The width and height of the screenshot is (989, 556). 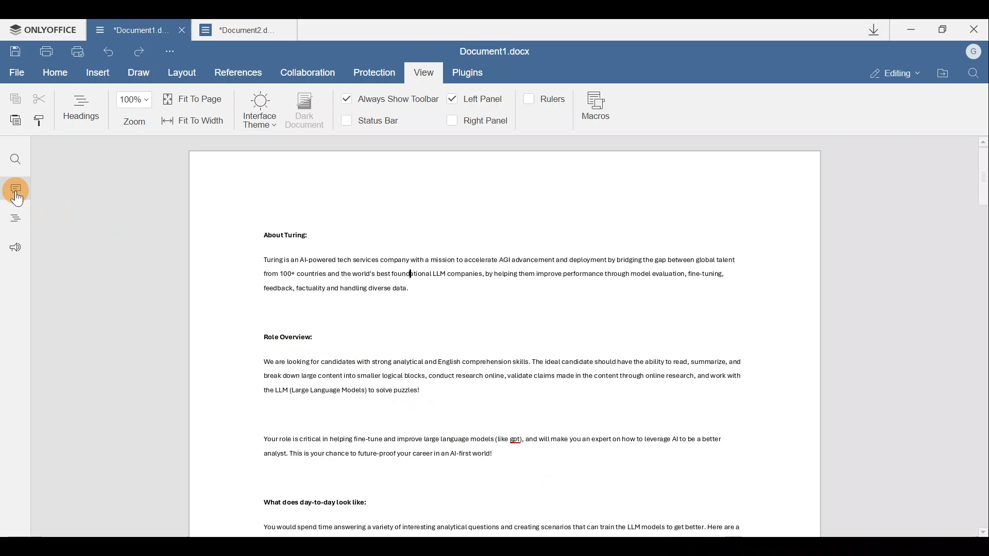 What do you see at coordinates (180, 33) in the screenshot?
I see `Close` at bounding box center [180, 33].